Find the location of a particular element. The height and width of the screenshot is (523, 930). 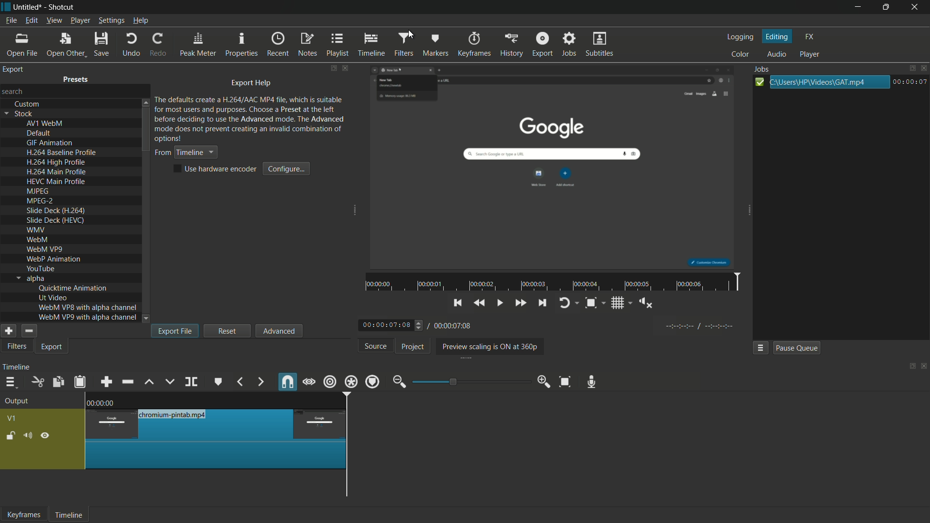

app name is located at coordinates (61, 7).